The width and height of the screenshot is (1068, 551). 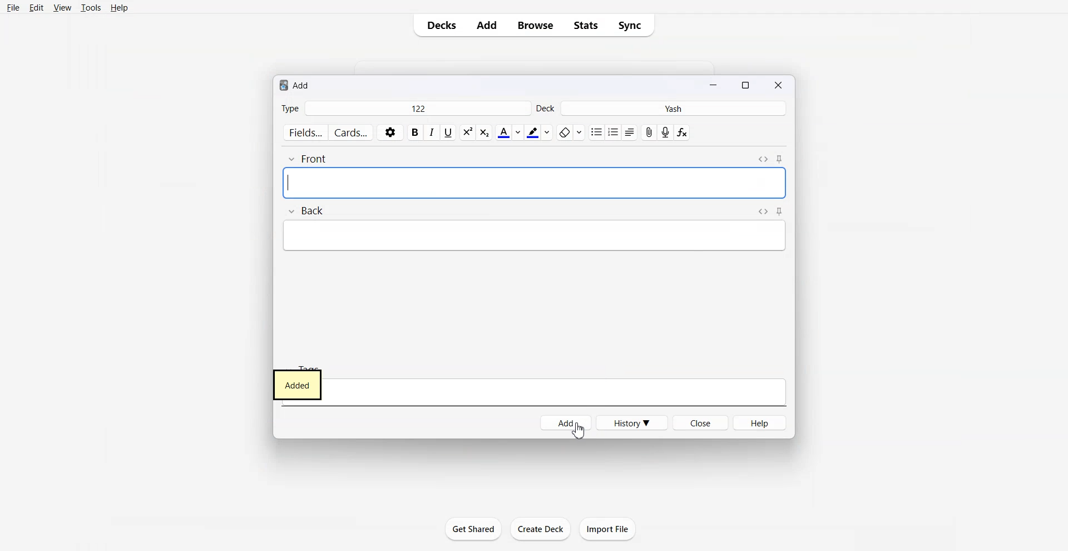 I want to click on Close, so click(x=778, y=84).